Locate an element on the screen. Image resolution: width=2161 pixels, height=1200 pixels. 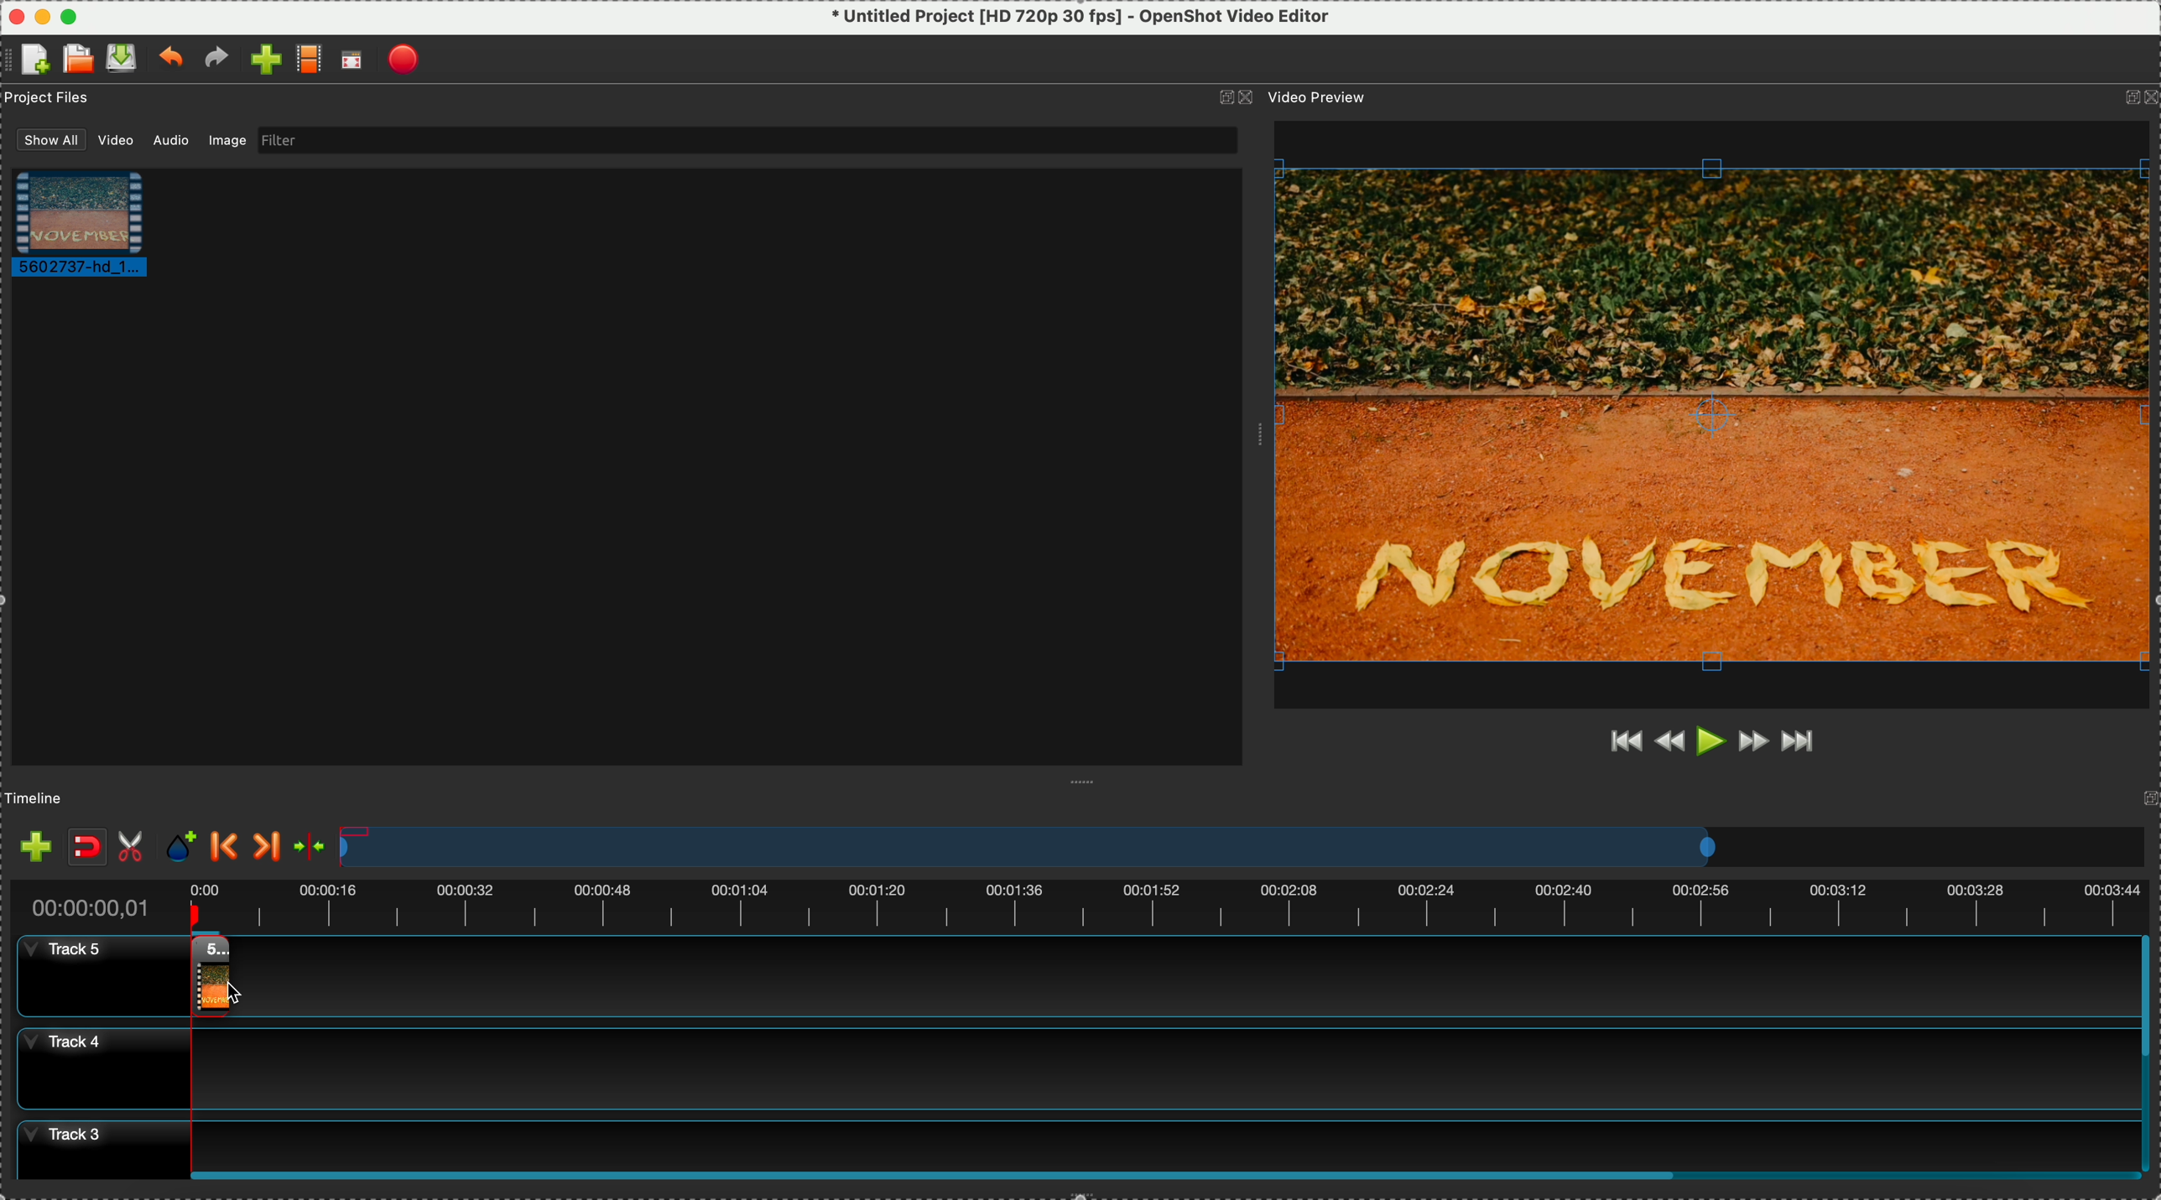
filter is located at coordinates (747, 140).